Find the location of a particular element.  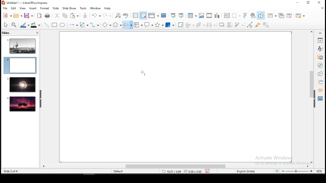

toggle point edit mode is located at coordinates (250, 25).